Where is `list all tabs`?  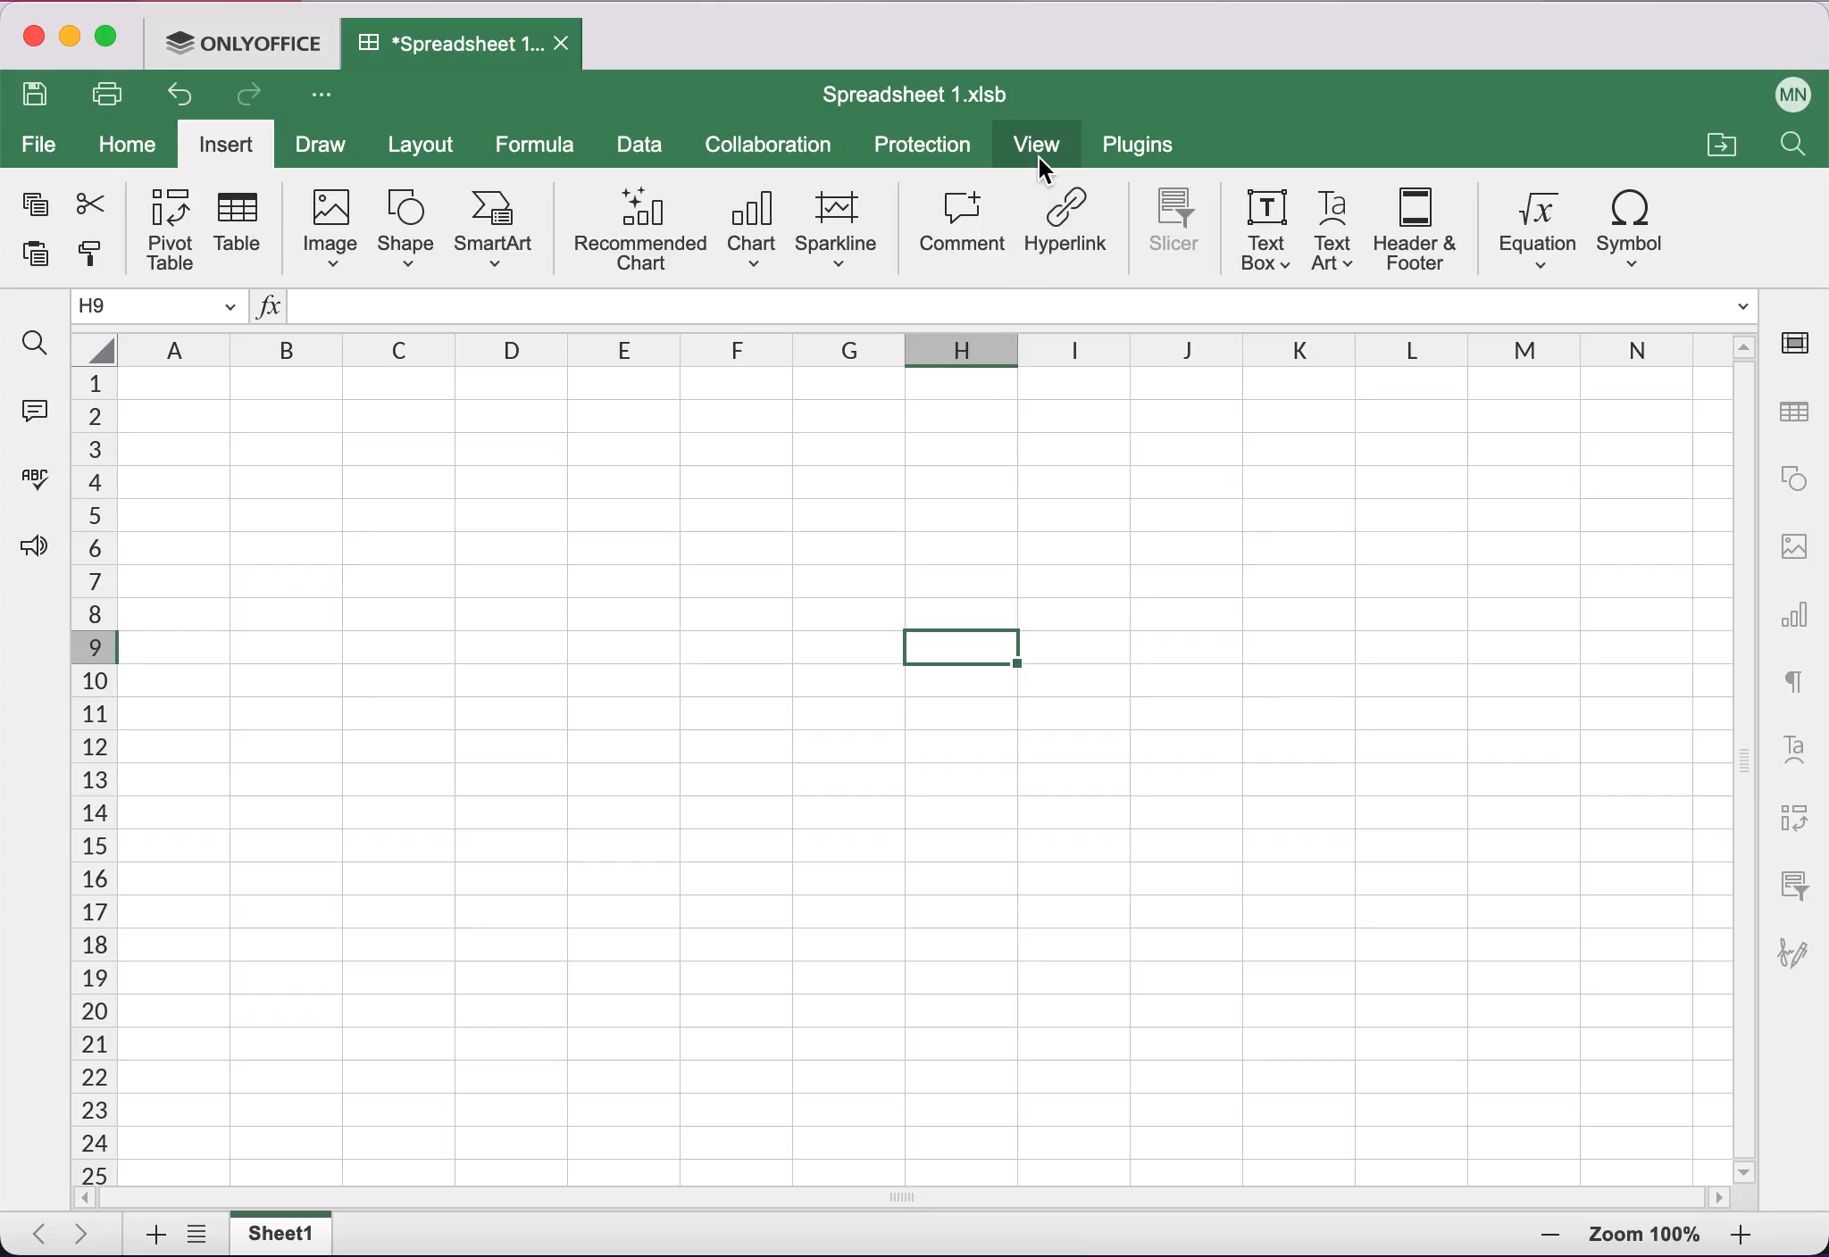
list all tabs is located at coordinates (201, 1235).